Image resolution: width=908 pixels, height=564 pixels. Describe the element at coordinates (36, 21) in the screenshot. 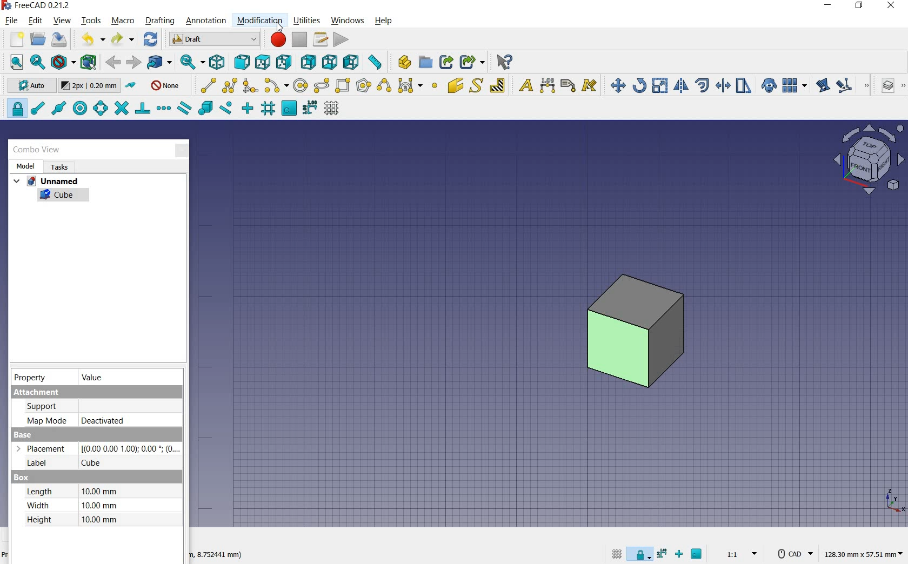

I see `edit` at that location.